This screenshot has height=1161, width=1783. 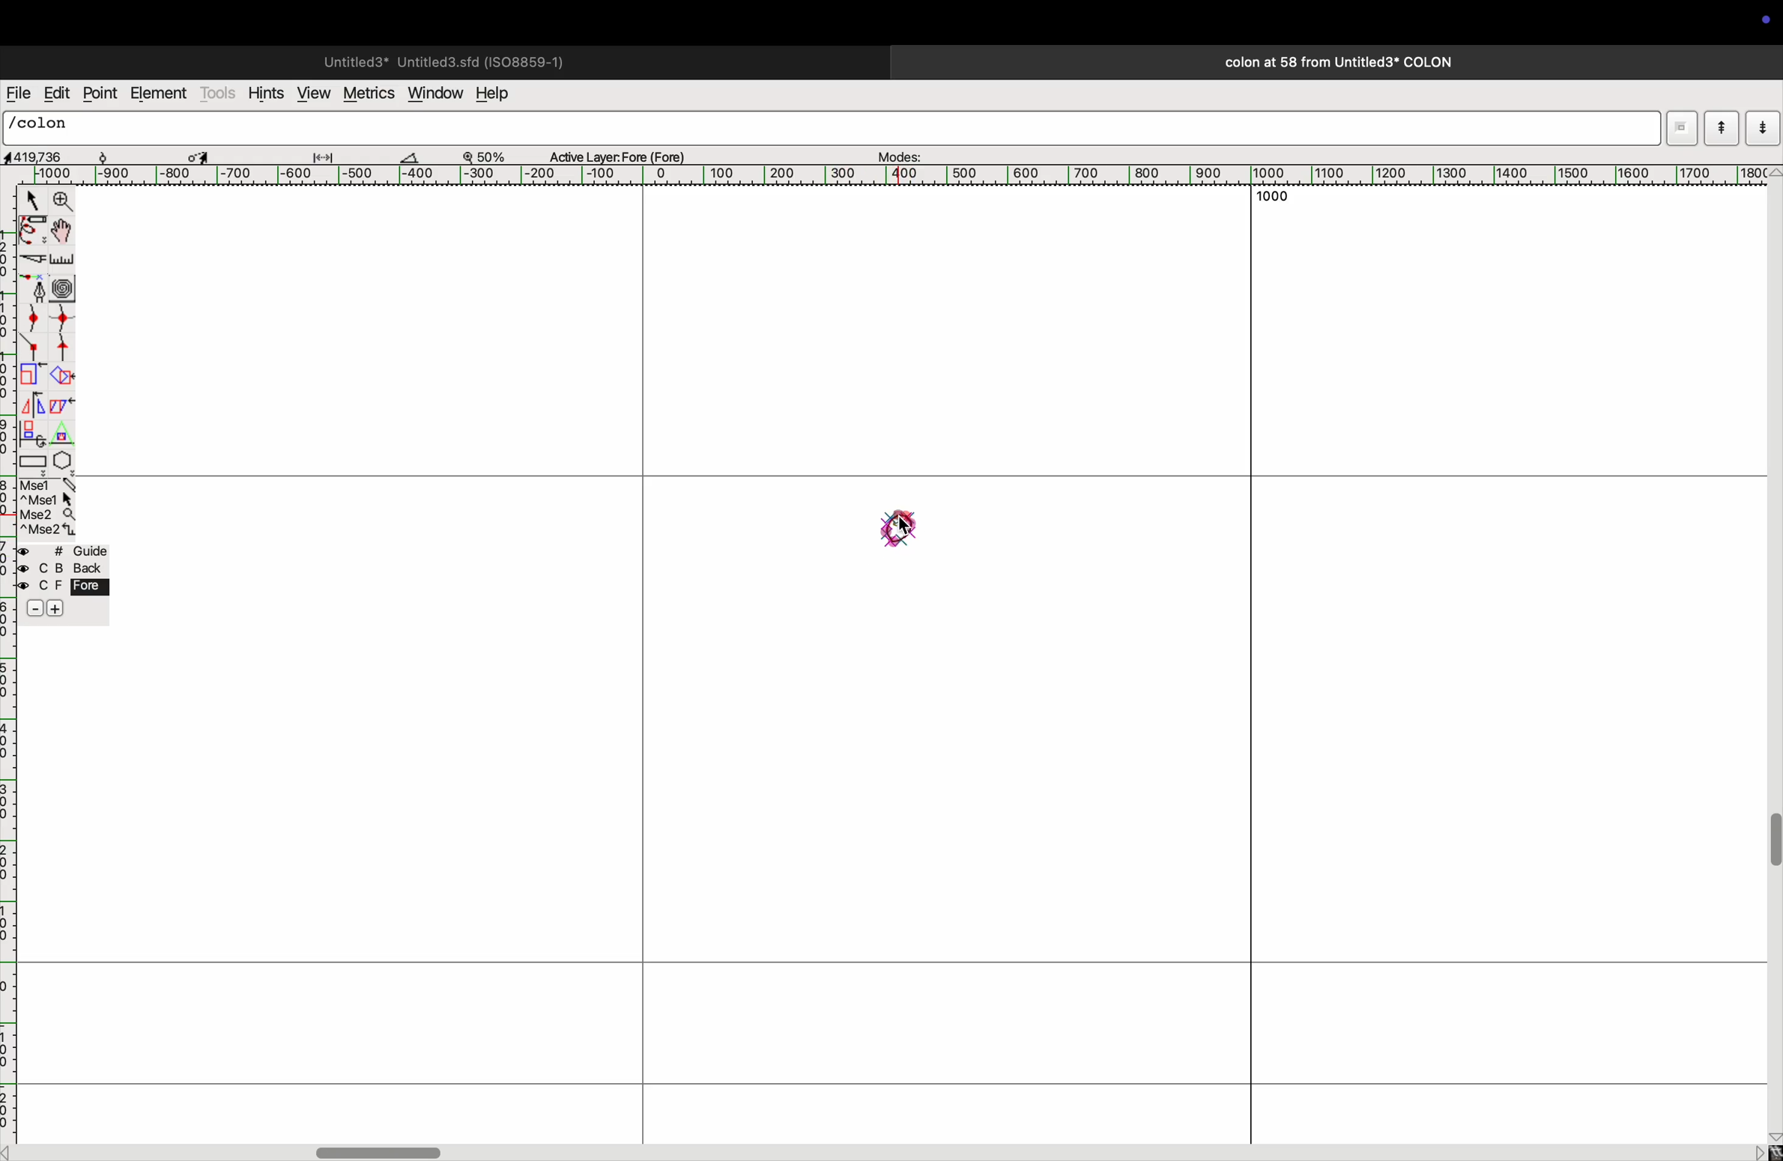 I want to click on toogle, so click(x=1771, y=849).